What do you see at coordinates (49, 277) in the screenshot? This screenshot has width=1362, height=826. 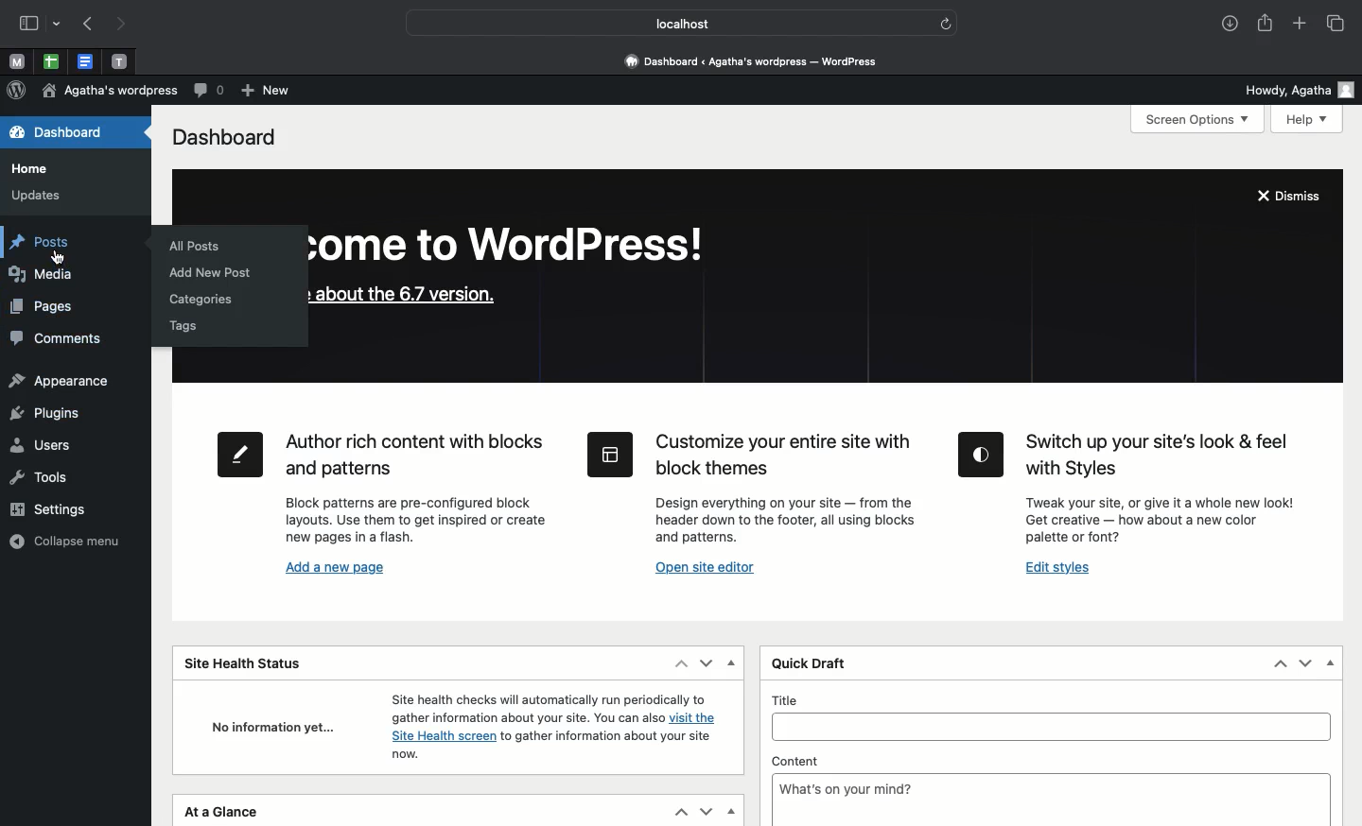 I see `Media` at bounding box center [49, 277].